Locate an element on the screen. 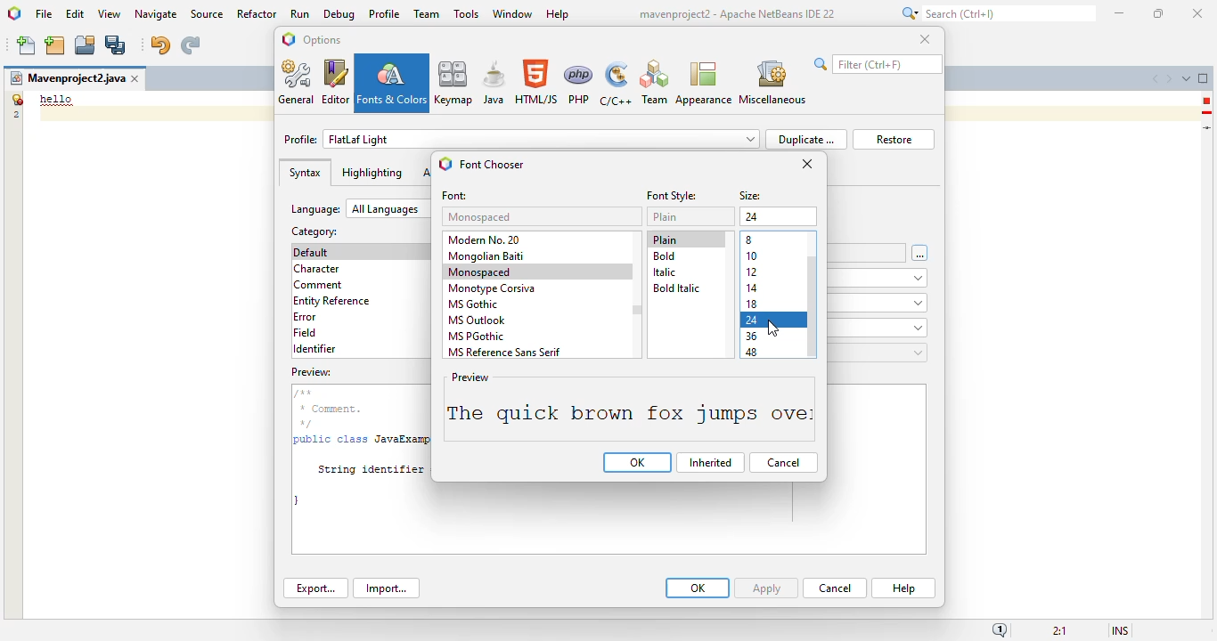 The width and height of the screenshot is (1217, 641). PHP is located at coordinates (579, 84).